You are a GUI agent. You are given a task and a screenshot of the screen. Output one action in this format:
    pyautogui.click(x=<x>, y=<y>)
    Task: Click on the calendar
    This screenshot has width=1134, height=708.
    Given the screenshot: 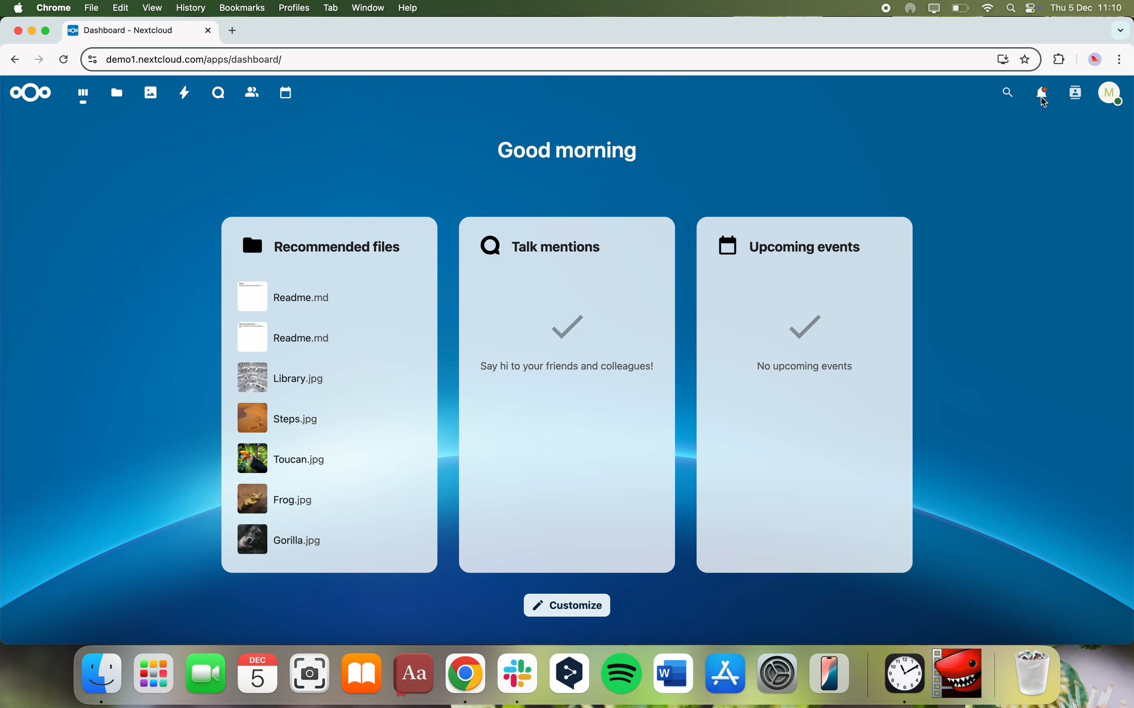 What is the action you would take?
    pyautogui.click(x=259, y=673)
    